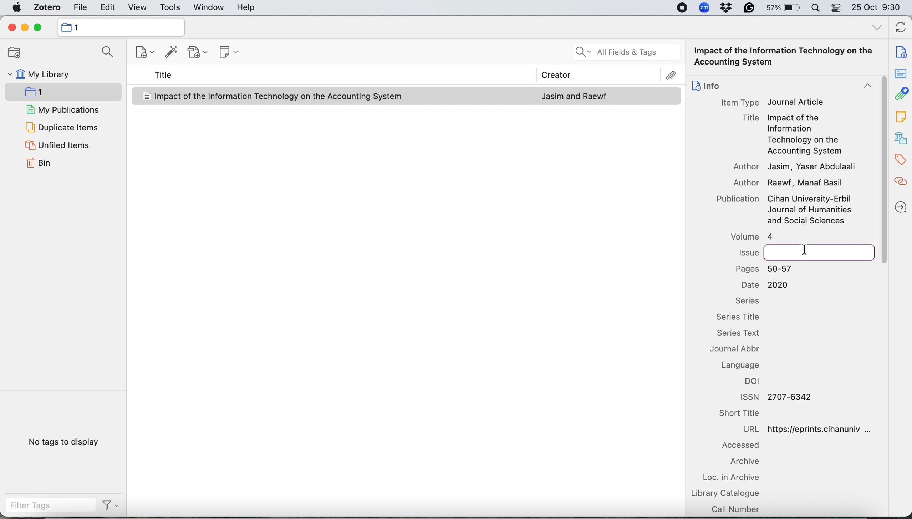 The width and height of the screenshot is (912, 519). What do you see at coordinates (750, 237) in the screenshot?
I see `volume` at bounding box center [750, 237].